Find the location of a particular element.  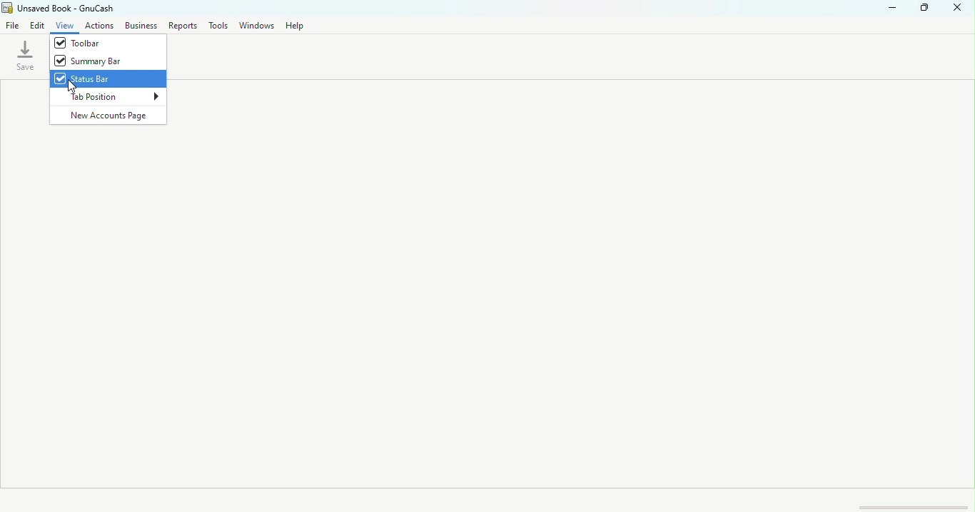

Tab position is located at coordinates (110, 96).